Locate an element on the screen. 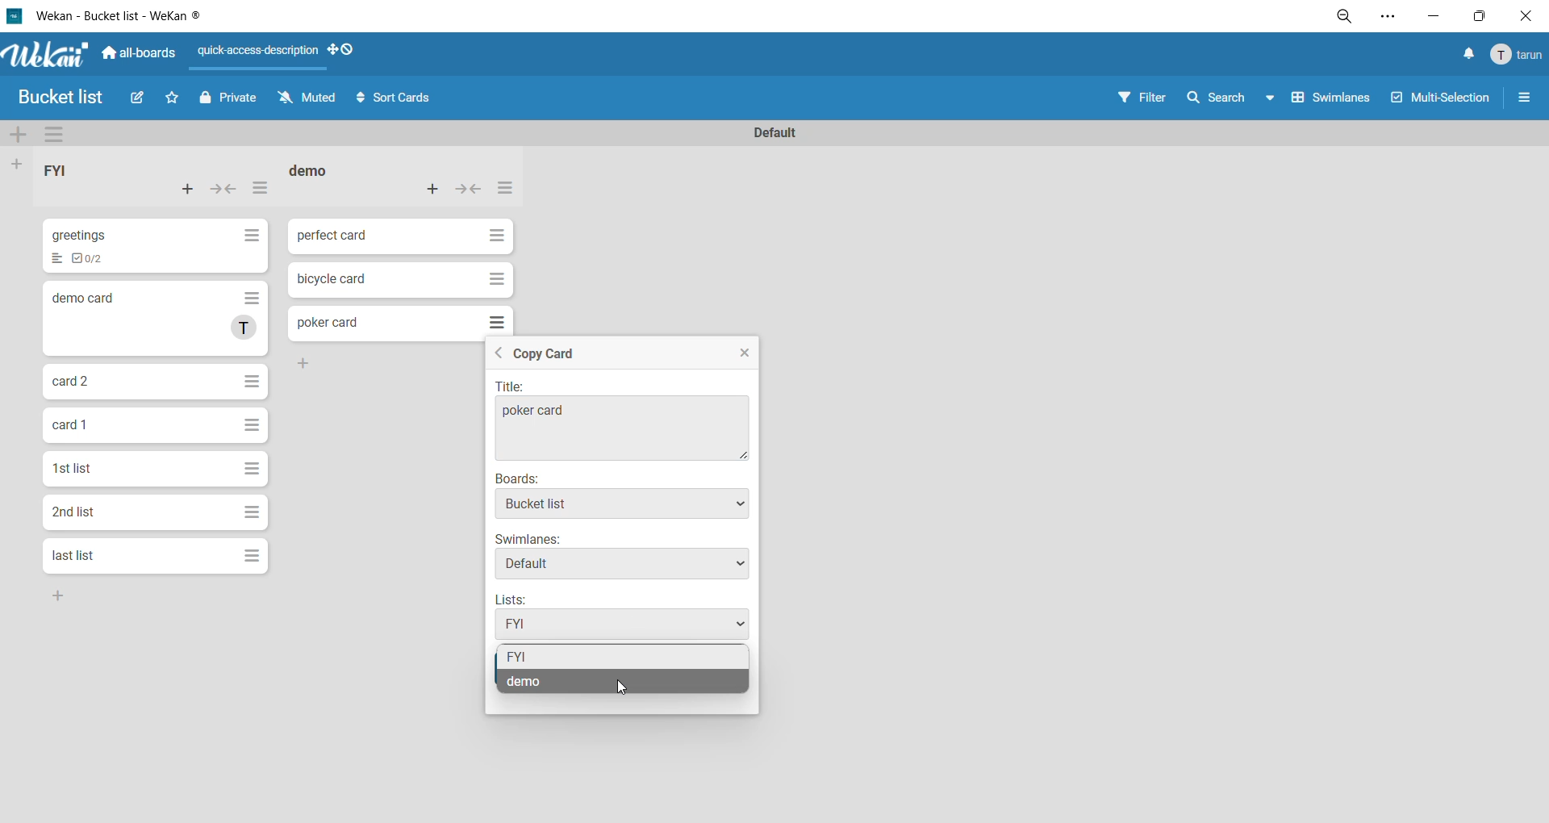  zoom is located at coordinates (1348, 19).